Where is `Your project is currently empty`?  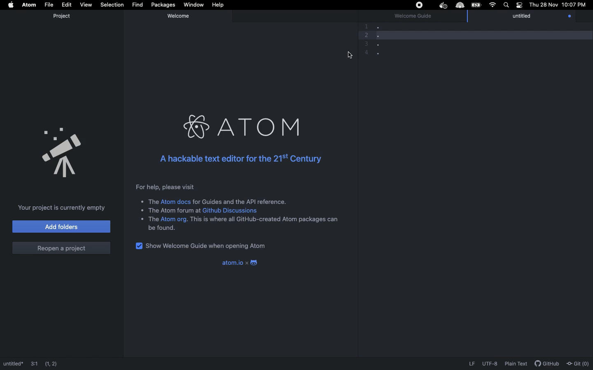 Your project is currently empty is located at coordinates (61, 207).